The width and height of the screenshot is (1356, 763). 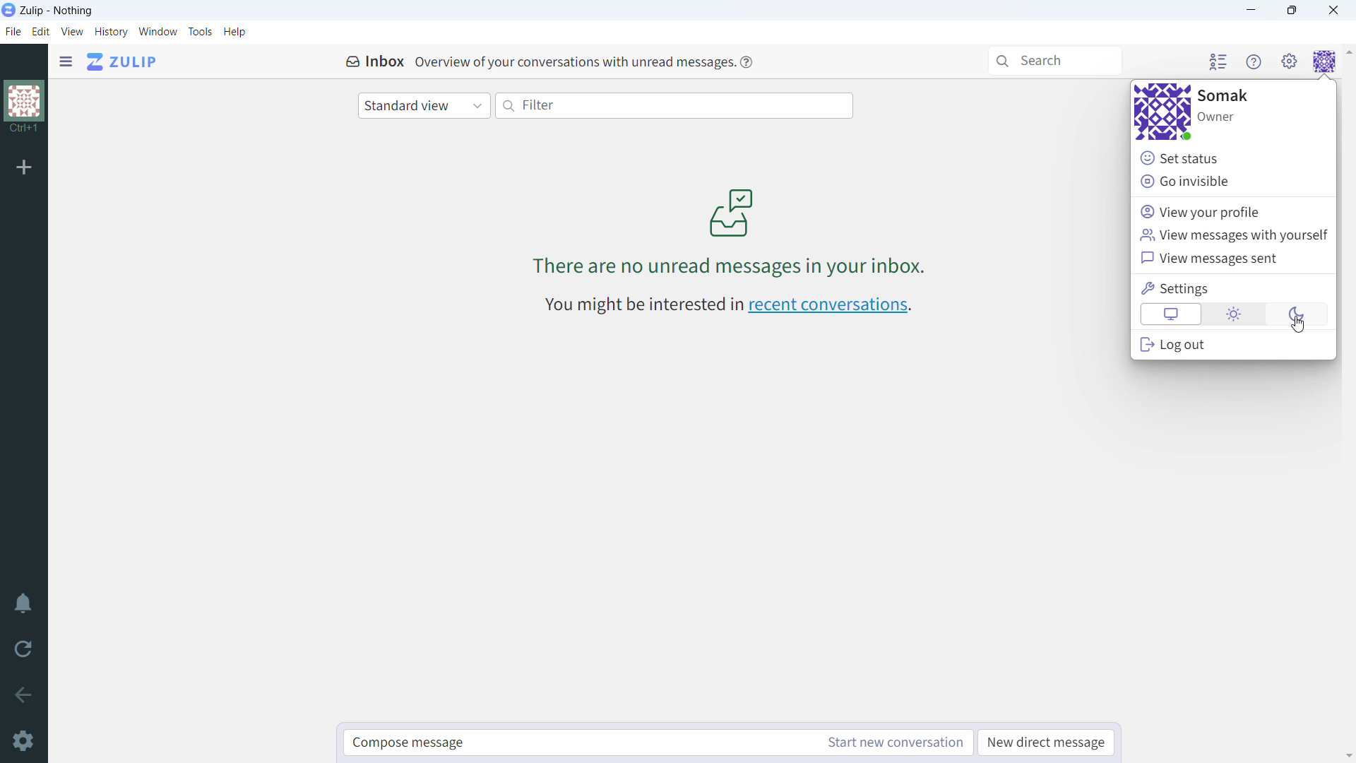 I want to click on personal profile picture, so click(x=1162, y=112).